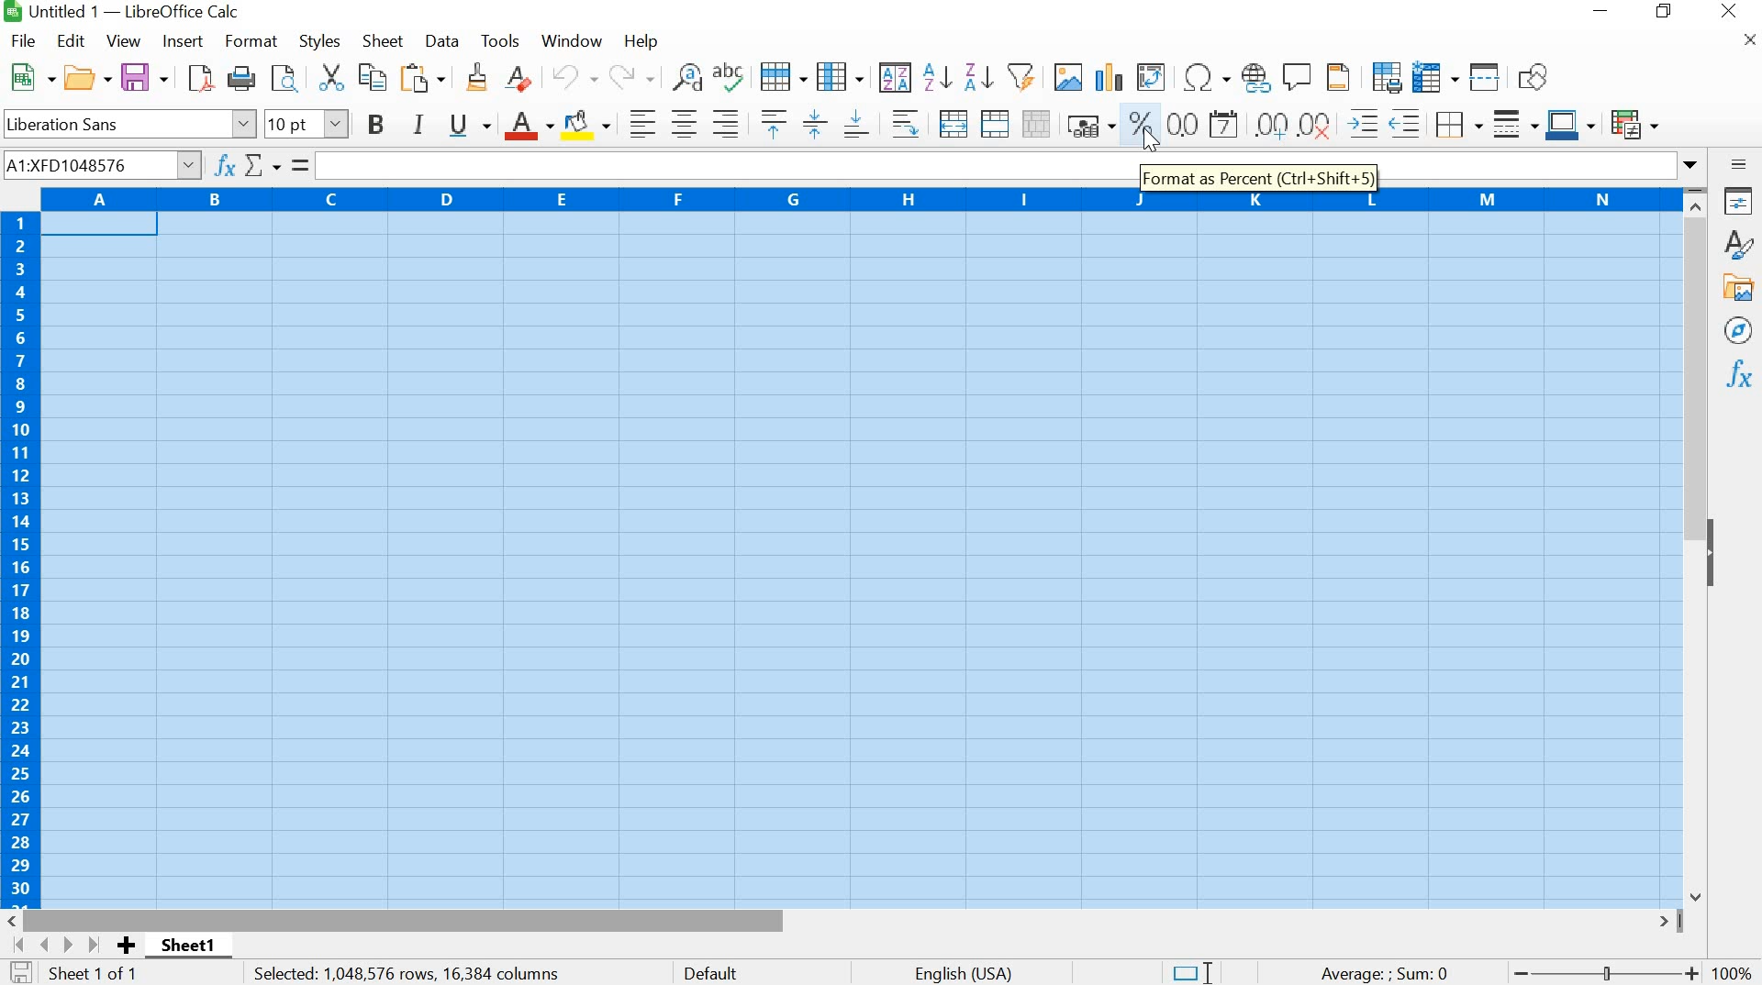  What do you see at coordinates (424, 76) in the screenshot?
I see `Paste` at bounding box center [424, 76].